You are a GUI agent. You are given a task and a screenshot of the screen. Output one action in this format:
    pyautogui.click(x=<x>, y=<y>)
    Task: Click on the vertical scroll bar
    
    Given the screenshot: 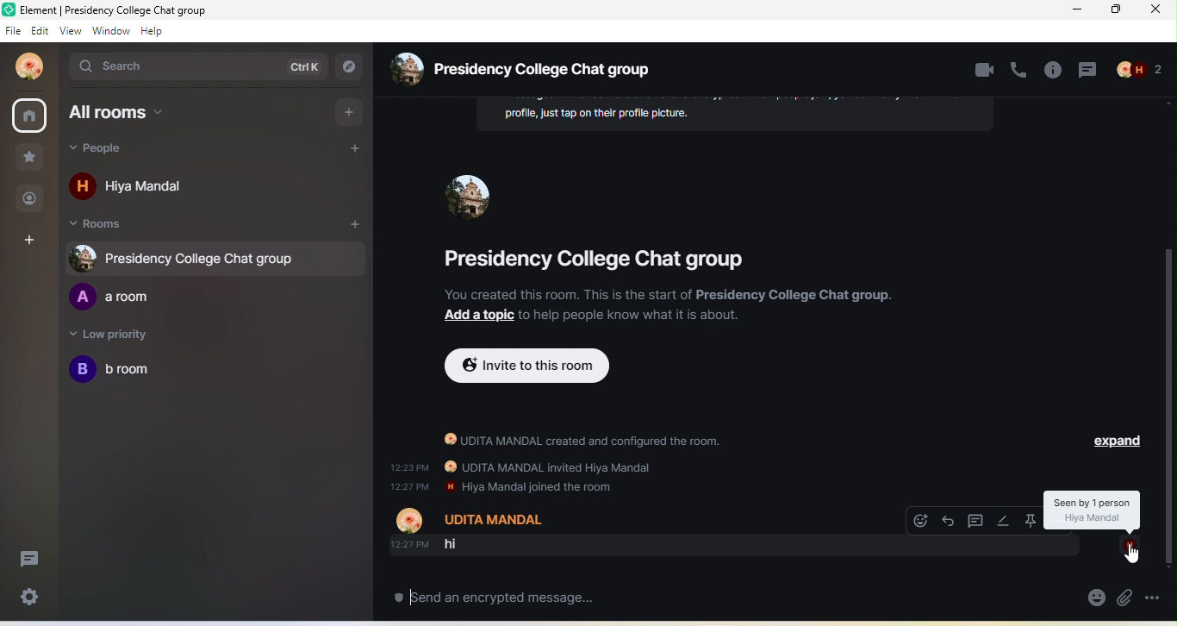 What is the action you would take?
    pyautogui.click(x=1169, y=407)
    